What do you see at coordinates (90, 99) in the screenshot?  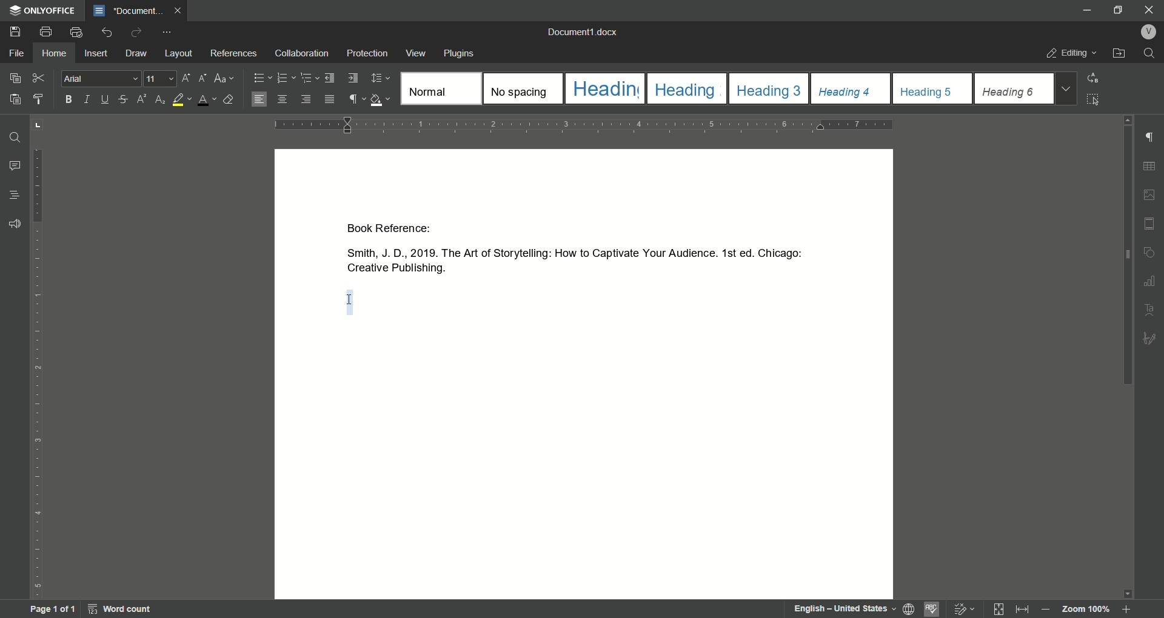 I see `italic` at bounding box center [90, 99].